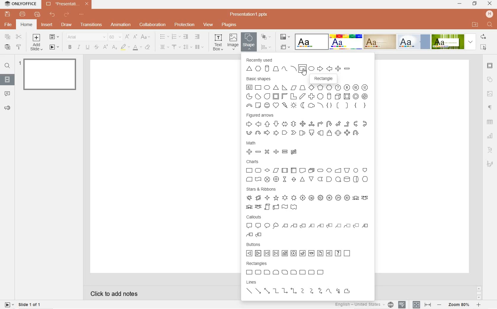 This screenshot has height=309, width=497. What do you see at coordinates (285, 105) in the screenshot?
I see `Lightning Bolt` at bounding box center [285, 105].